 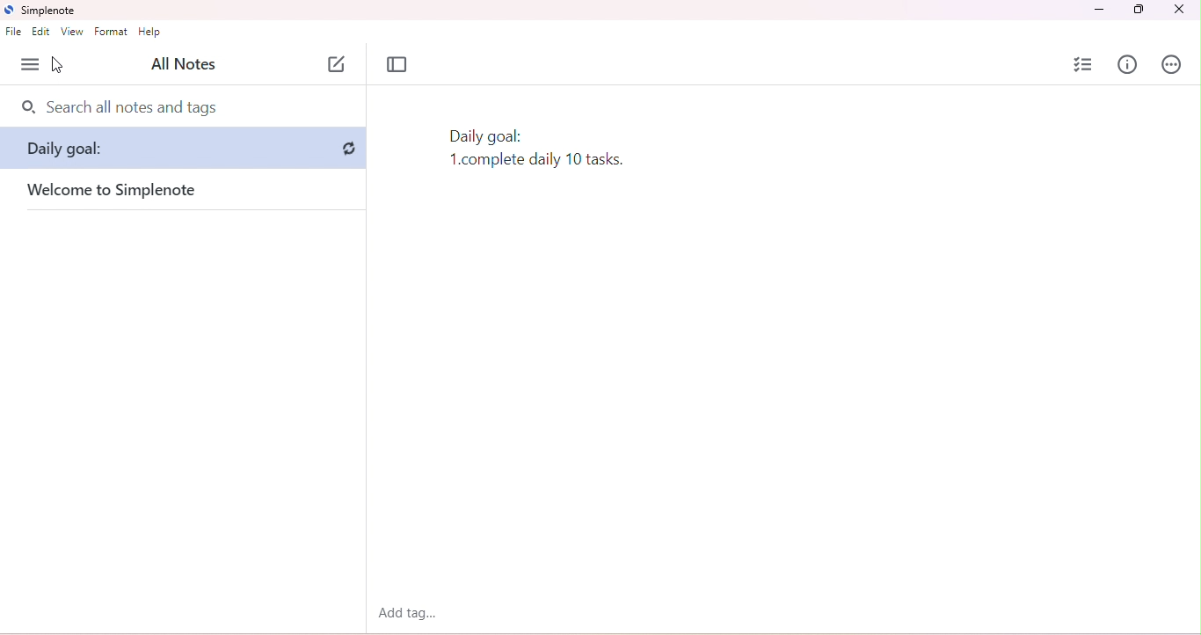 What do you see at coordinates (14, 32) in the screenshot?
I see `file` at bounding box center [14, 32].